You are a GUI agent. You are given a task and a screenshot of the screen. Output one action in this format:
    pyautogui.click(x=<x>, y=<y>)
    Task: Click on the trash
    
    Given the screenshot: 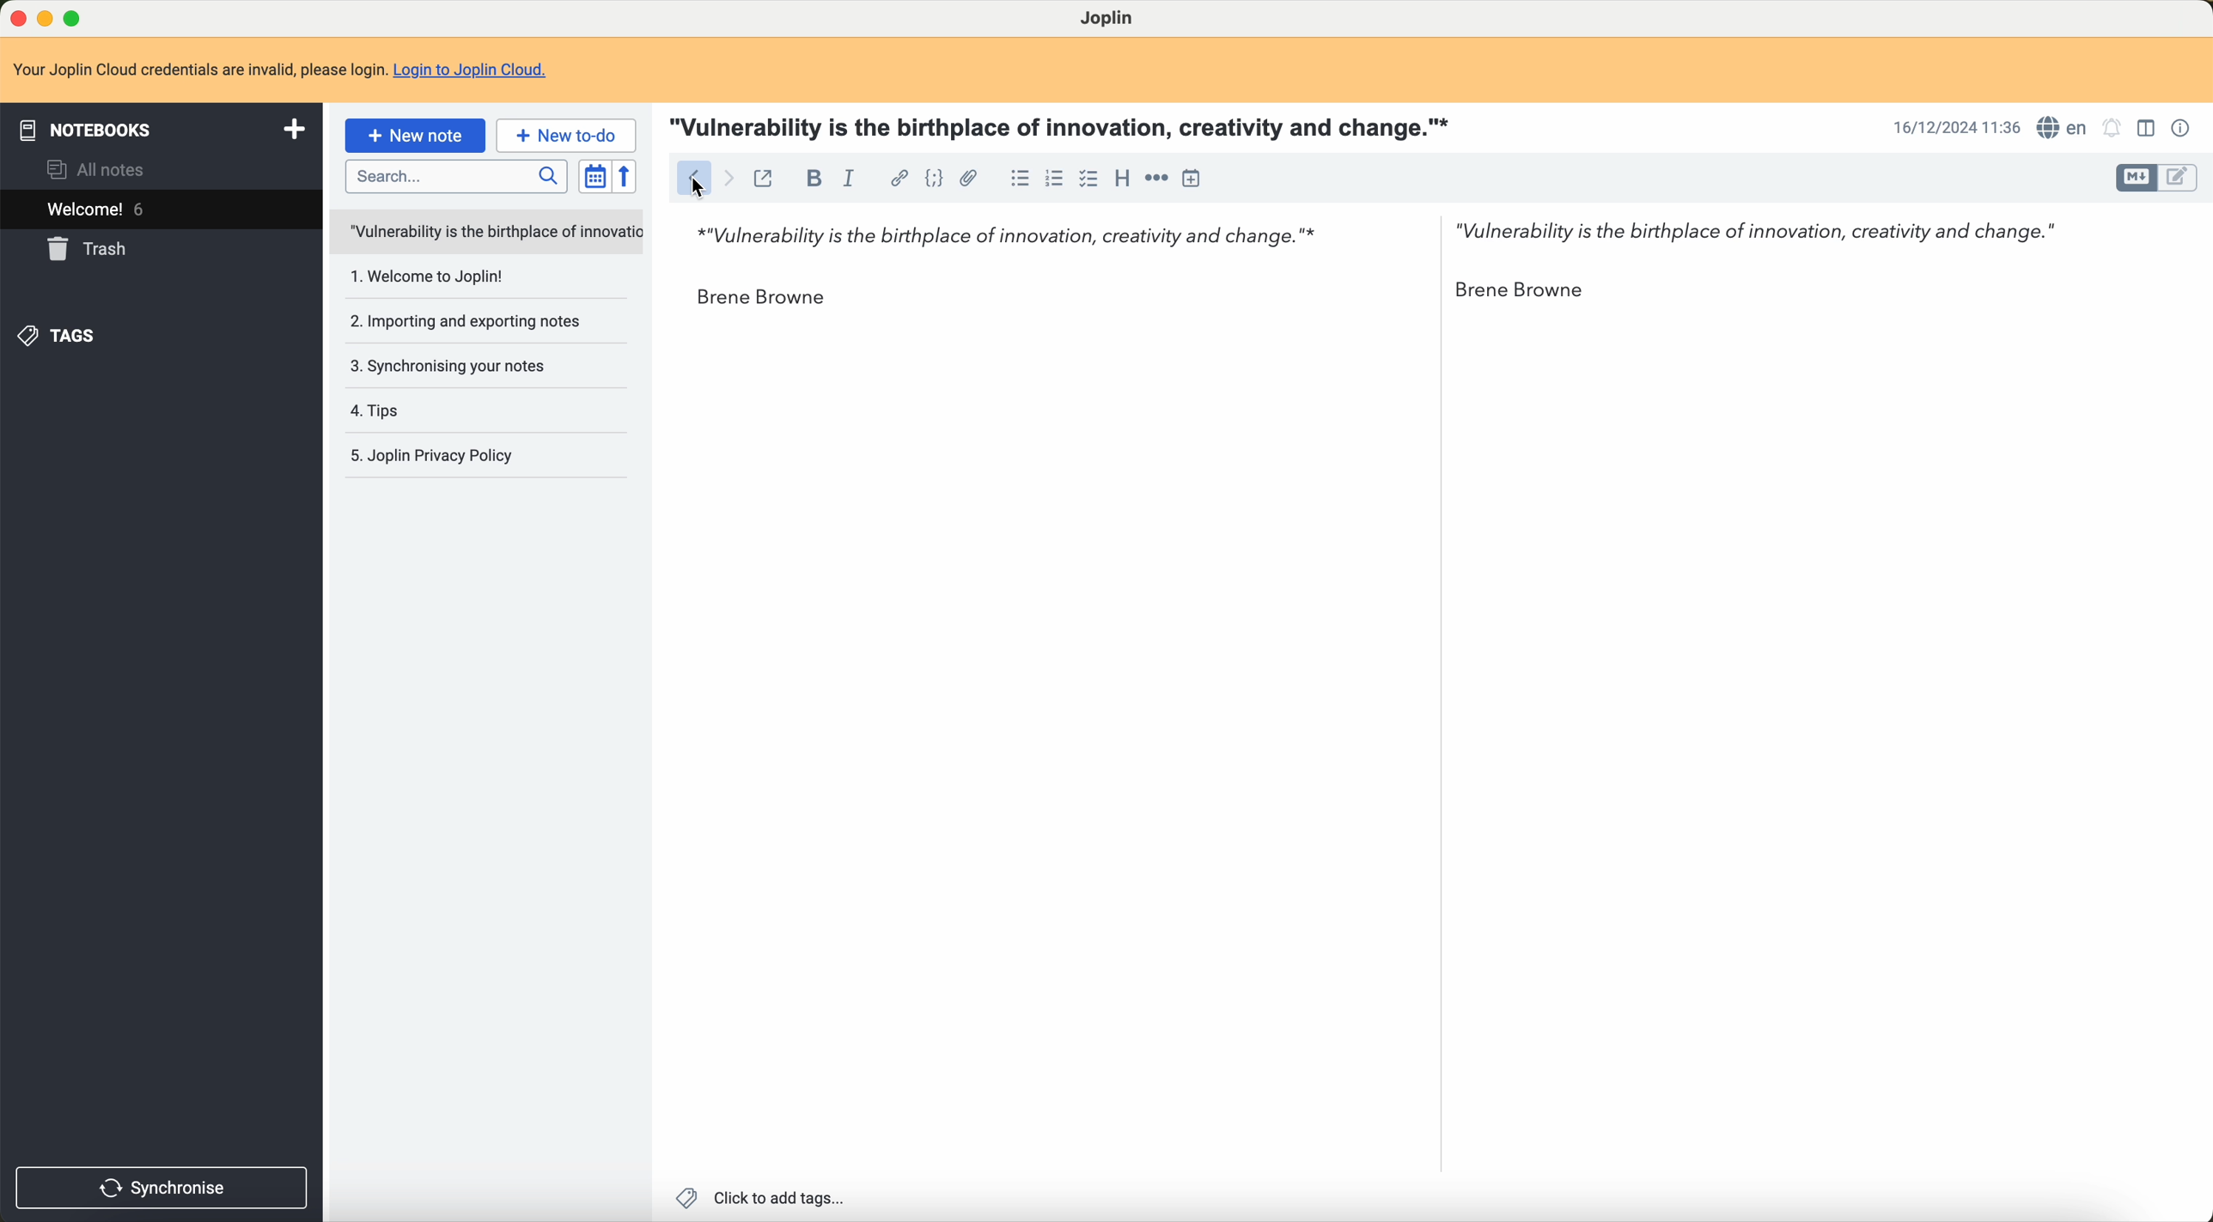 What is the action you would take?
    pyautogui.click(x=87, y=252)
    